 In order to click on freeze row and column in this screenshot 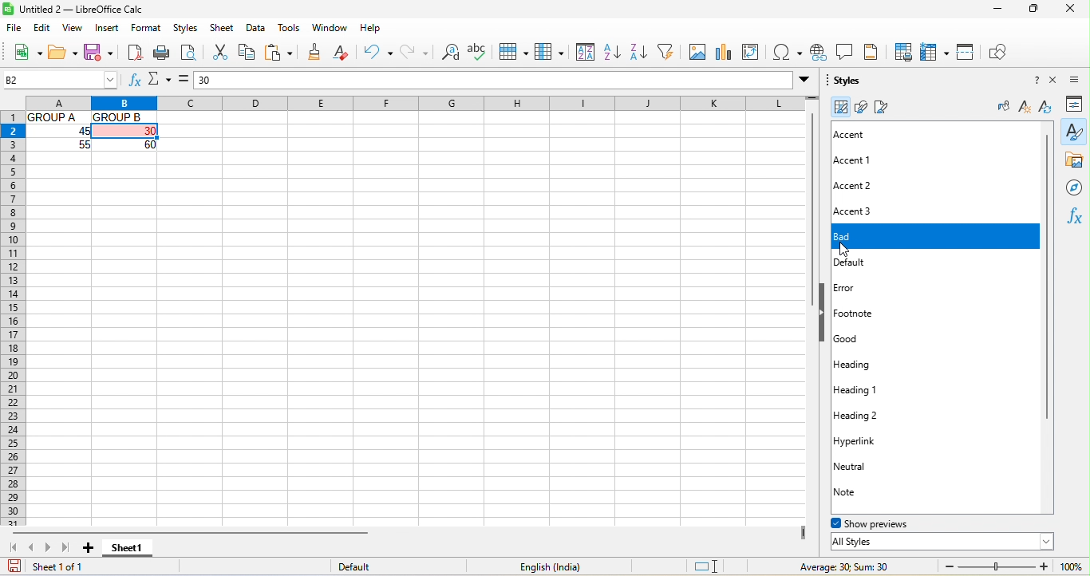, I will do `click(934, 53)`.